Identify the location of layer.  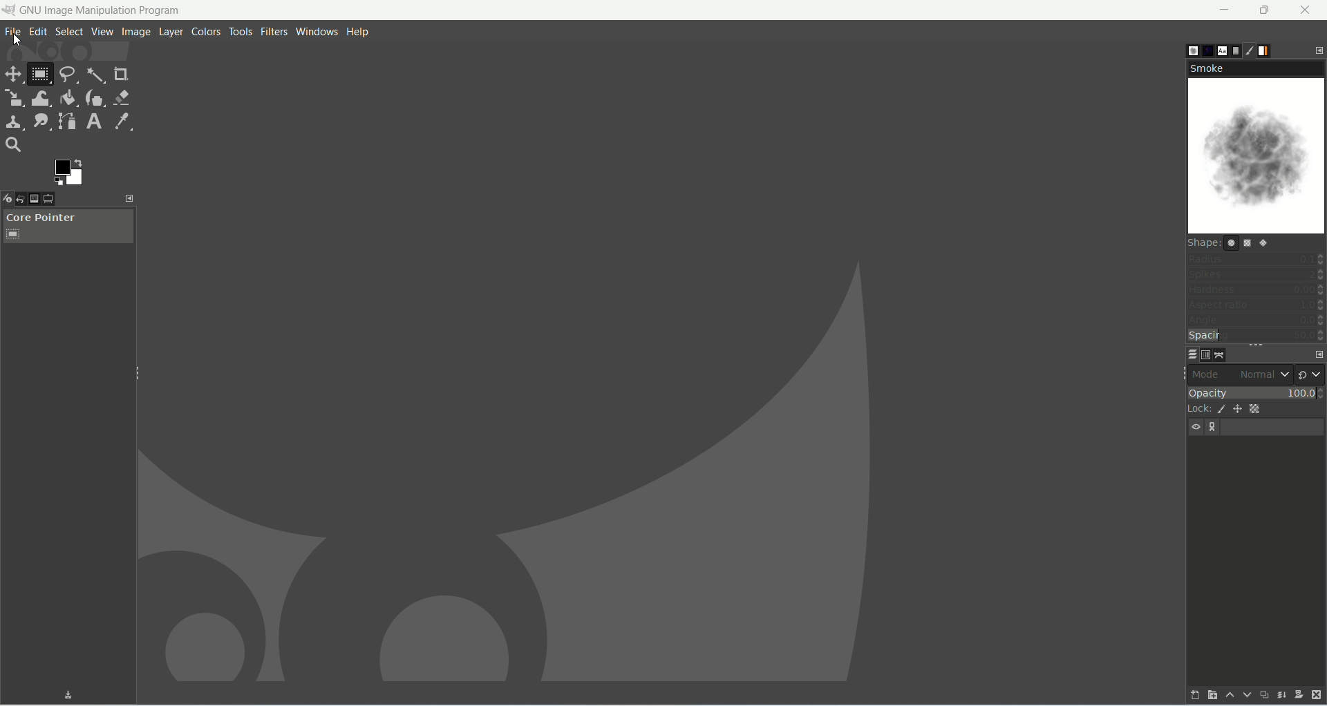
(172, 32).